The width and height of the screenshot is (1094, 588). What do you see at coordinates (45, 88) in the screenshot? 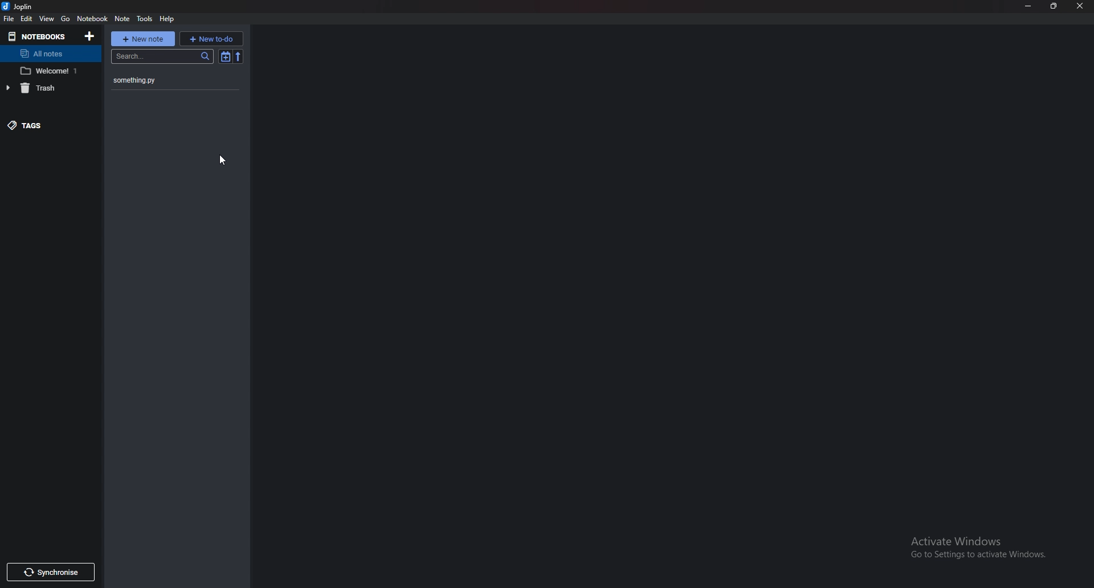
I see `Trash` at bounding box center [45, 88].